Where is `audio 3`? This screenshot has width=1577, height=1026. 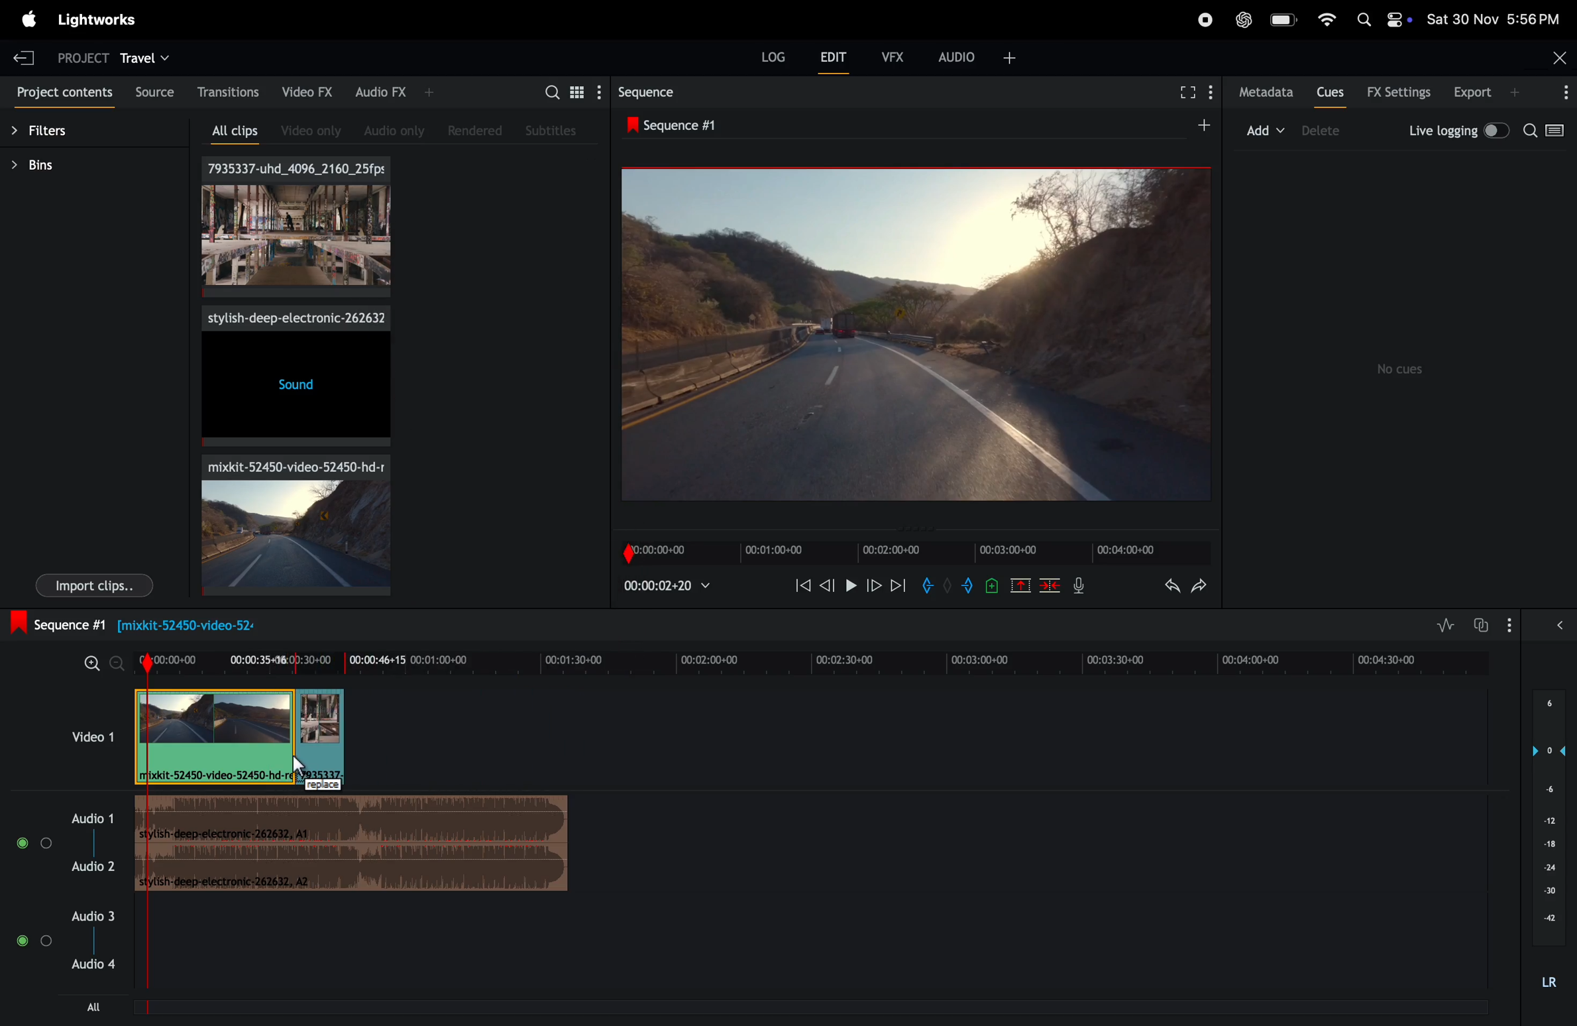
audio 3 is located at coordinates (66, 958).